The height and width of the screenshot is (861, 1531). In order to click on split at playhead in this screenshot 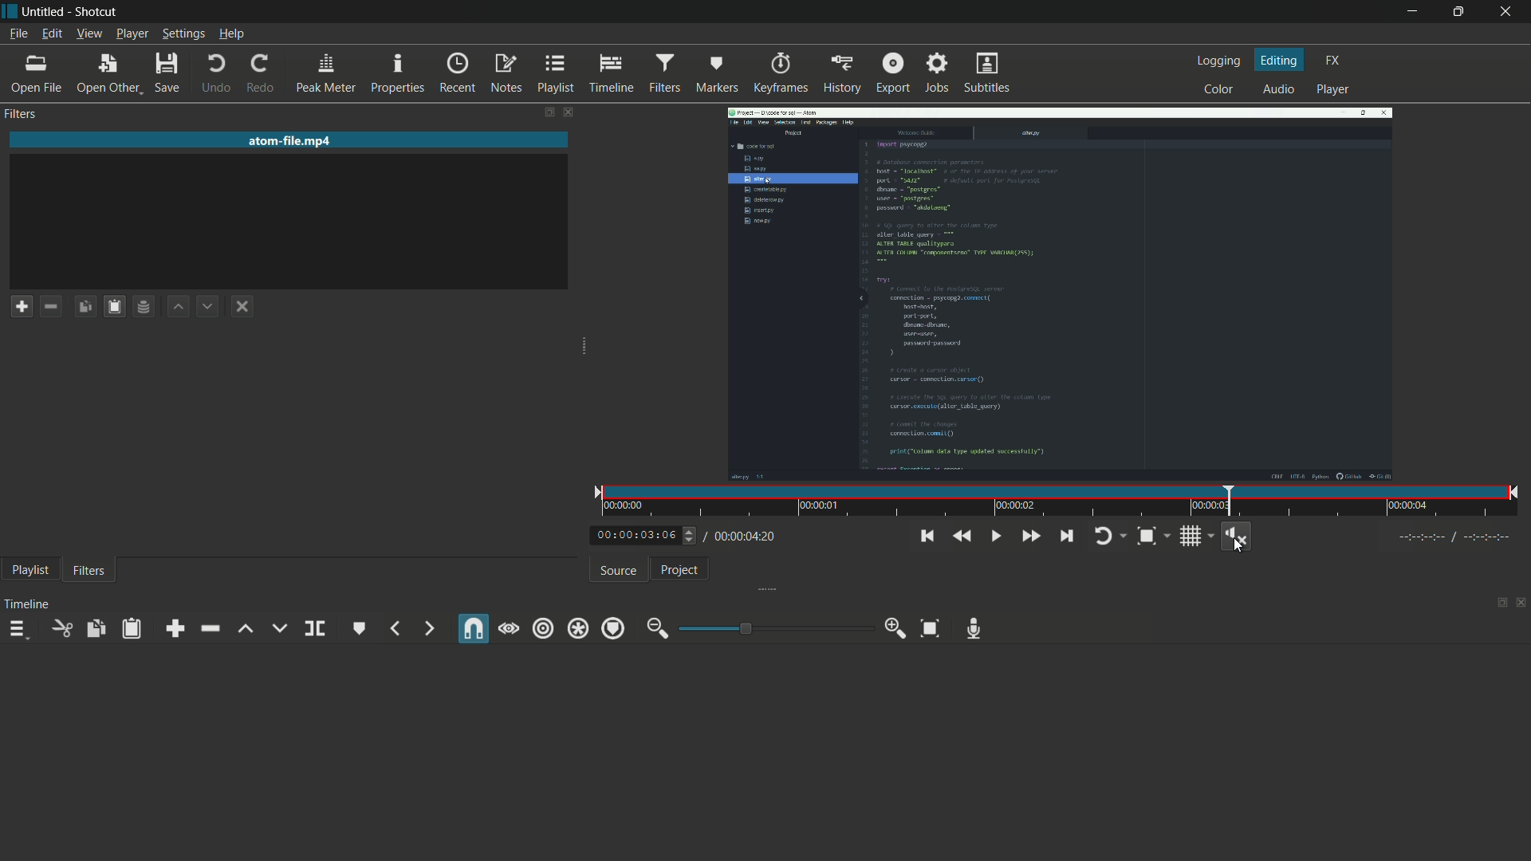, I will do `click(315, 628)`.